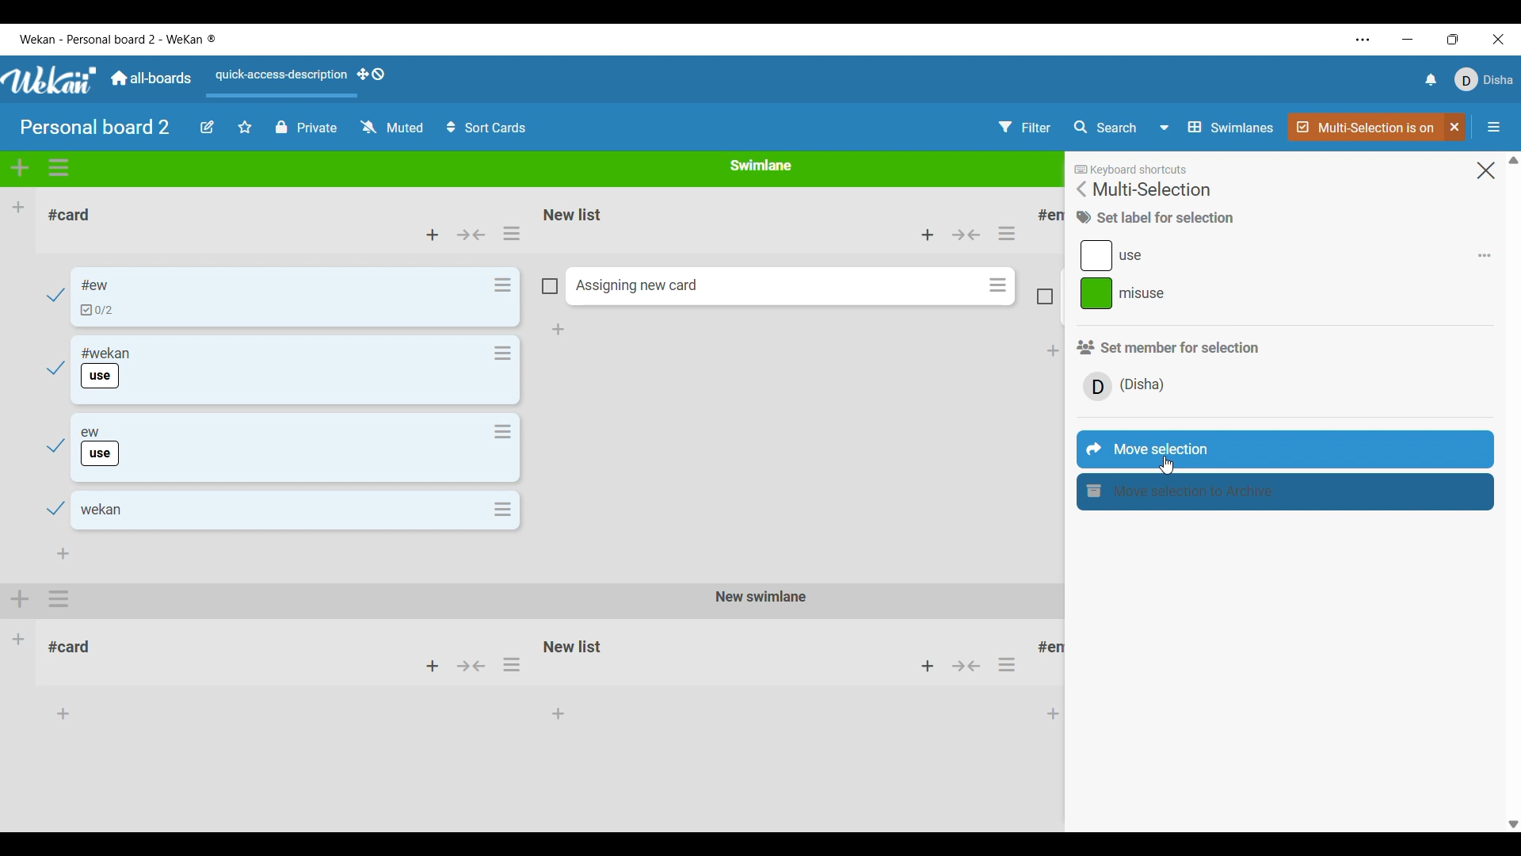  Describe the element at coordinates (574, 213) in the screenshot. I see `Name of list` at that location.